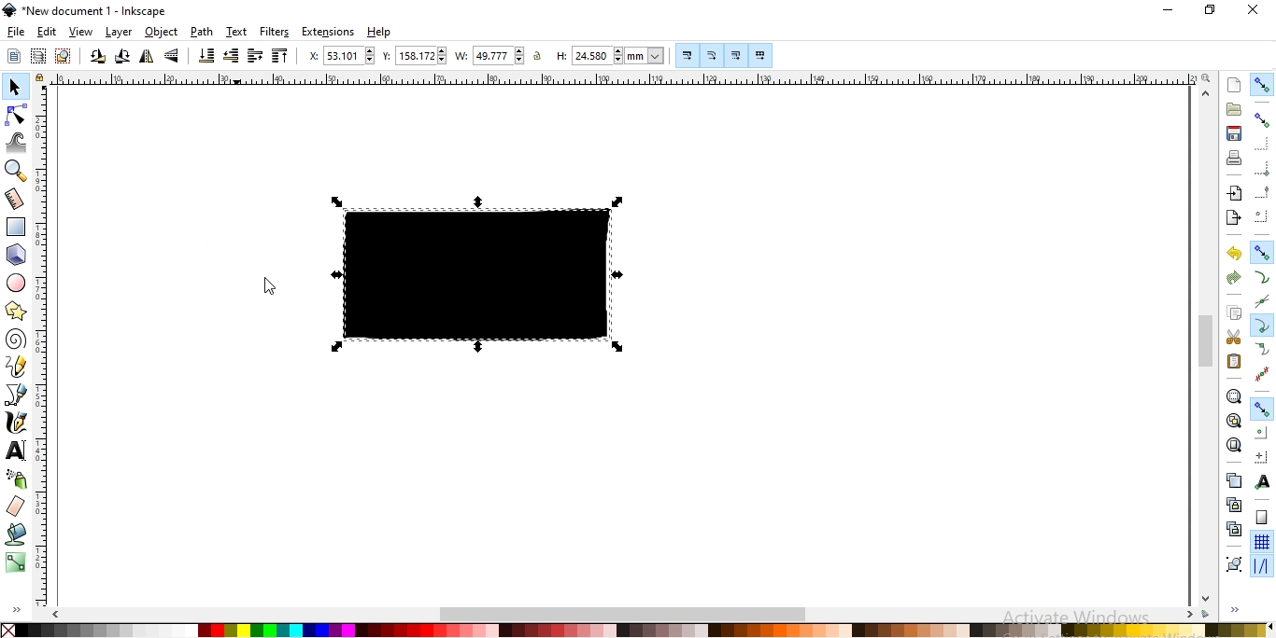 Image resolution: width=1276 pixels, height=638 pixels. Describe the element at coordinates (237, 30) in the screenshot. I see `text` at that location.